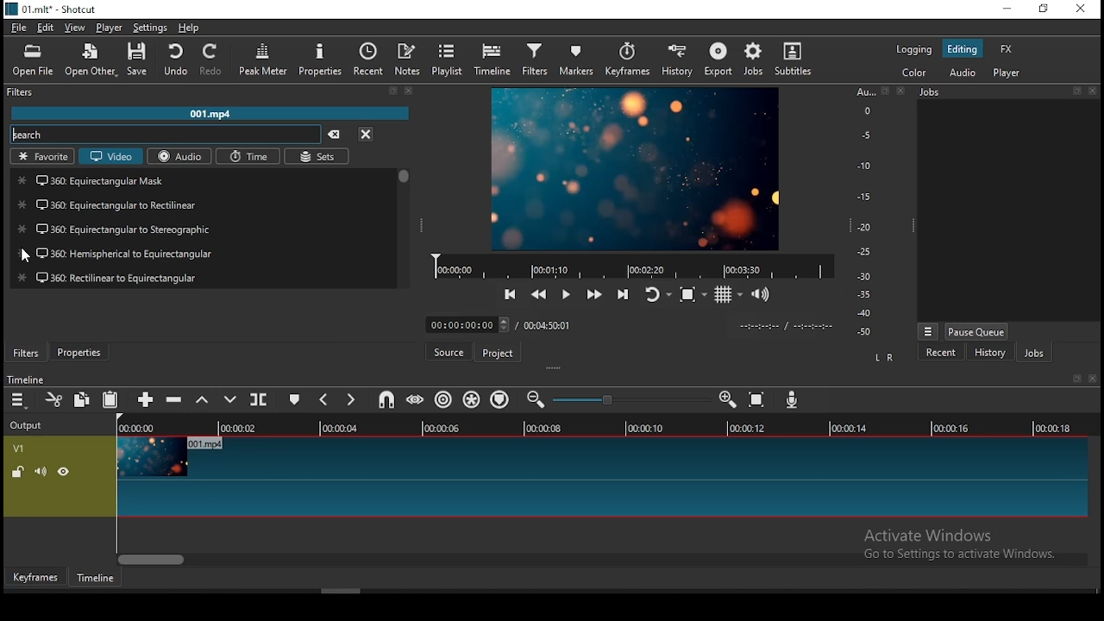 This screenshot has height=621, width=1104. What do you see at coordinates (908, 228) in the screenshot?
I see `drag` at bounding box center [908, 228].